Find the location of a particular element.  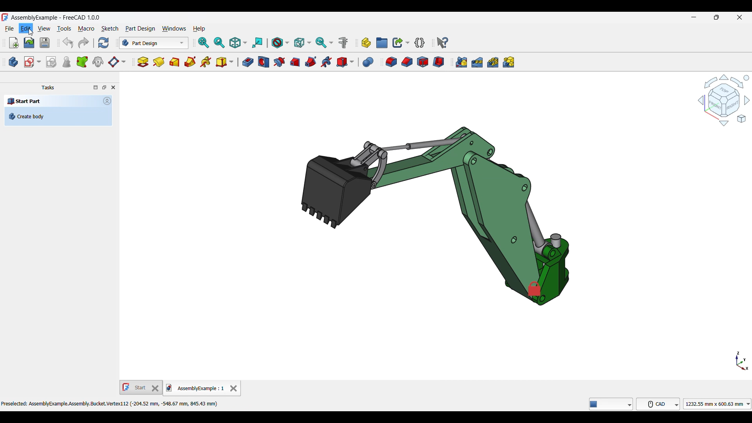

Project name, software name and version is located at coordinates (56, 18).